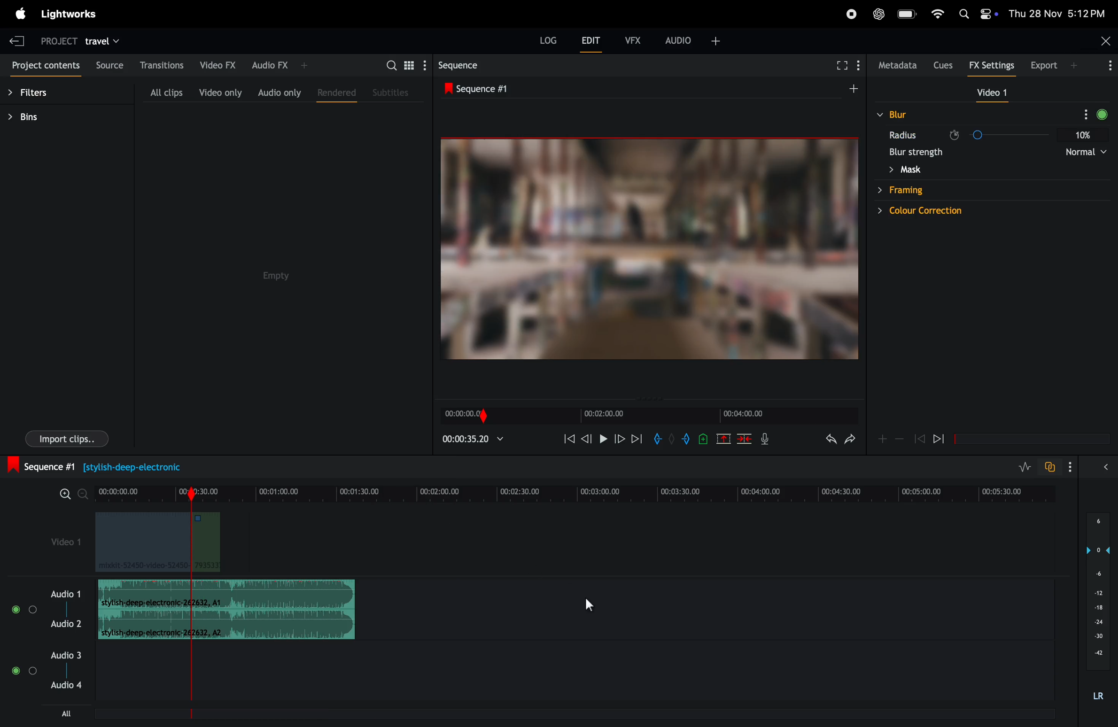 This screenshot has width=1118, height=727. What do you see at coordinates (1108, 64) in the screenshot?
I see `options` at bounding box center [1108, 64].